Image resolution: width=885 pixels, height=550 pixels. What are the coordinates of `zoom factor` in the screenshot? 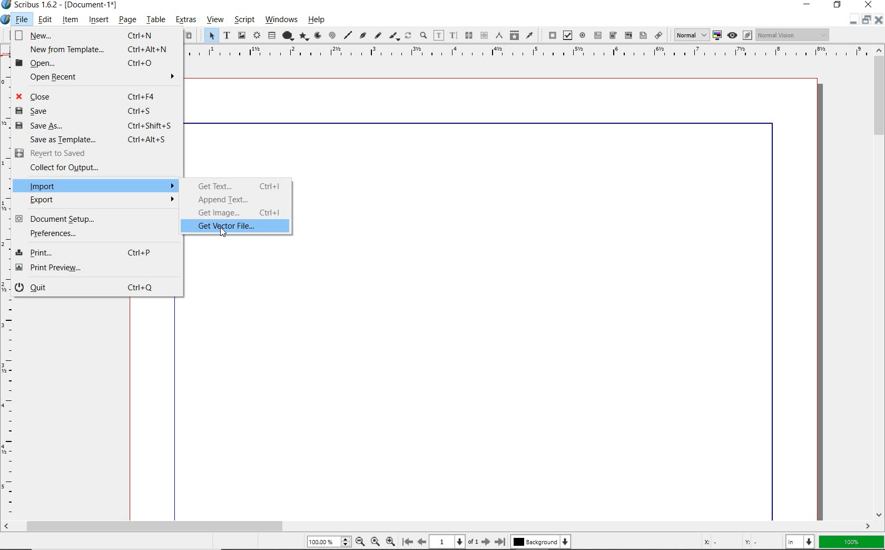 It's located at (852, 543).